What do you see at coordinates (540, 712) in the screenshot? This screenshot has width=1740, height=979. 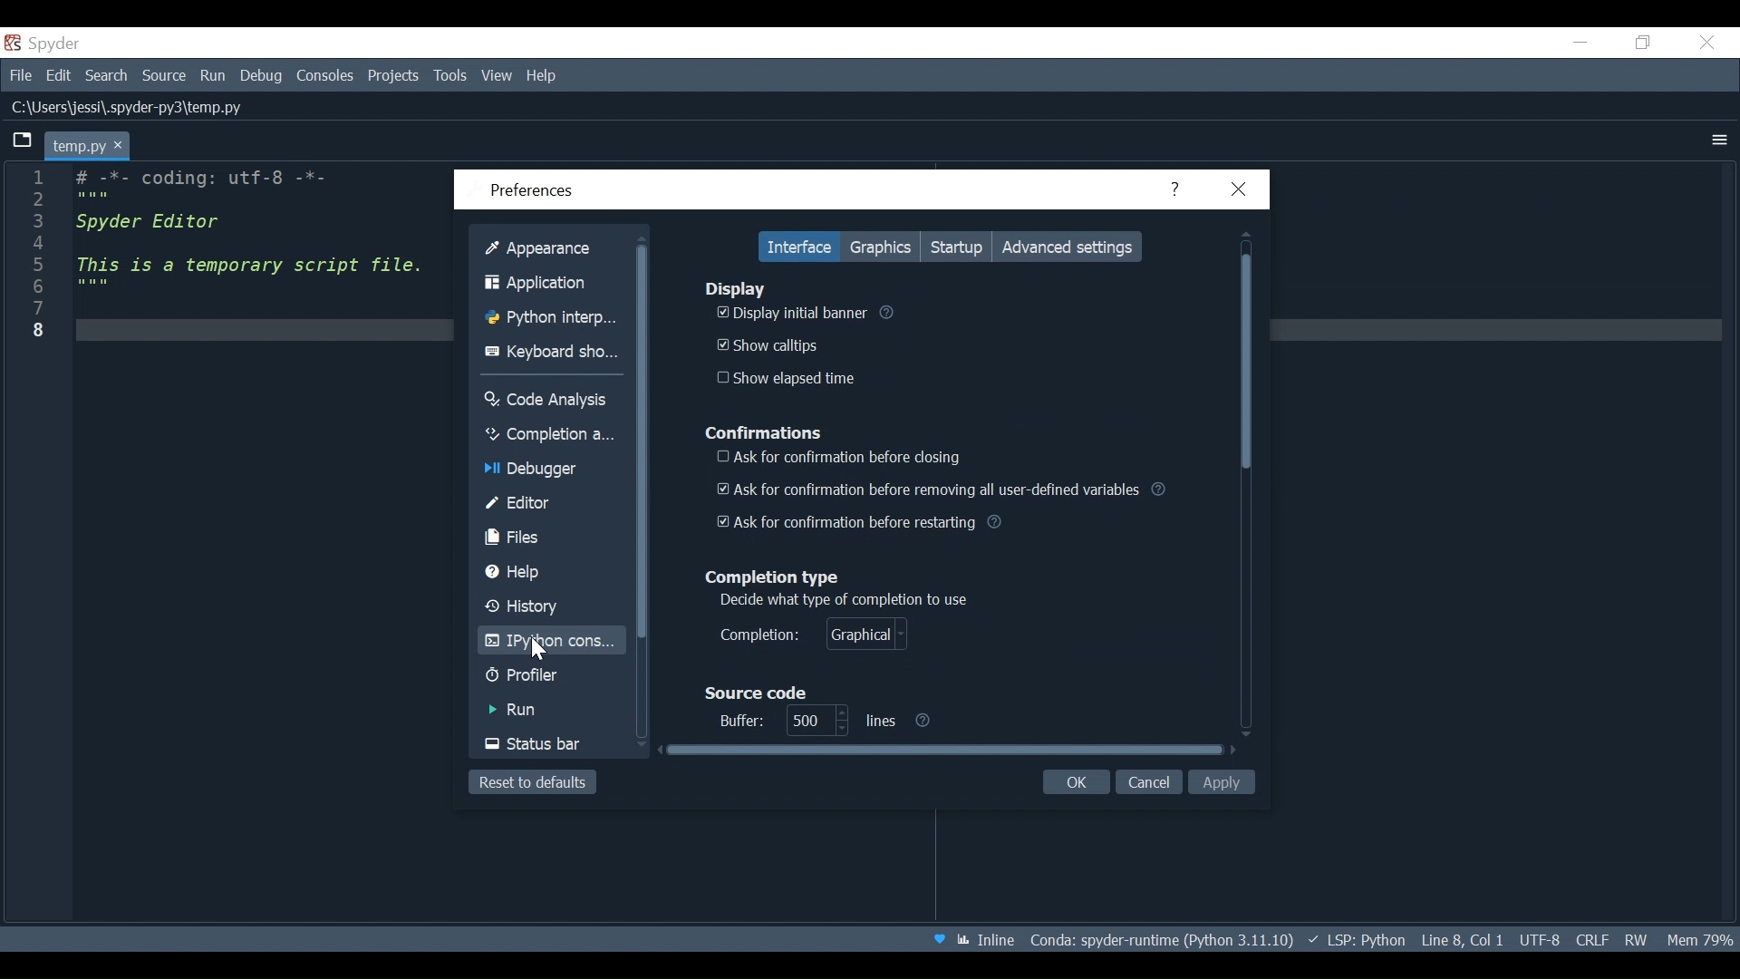 I see `Run` at bounding box center [540, 712].